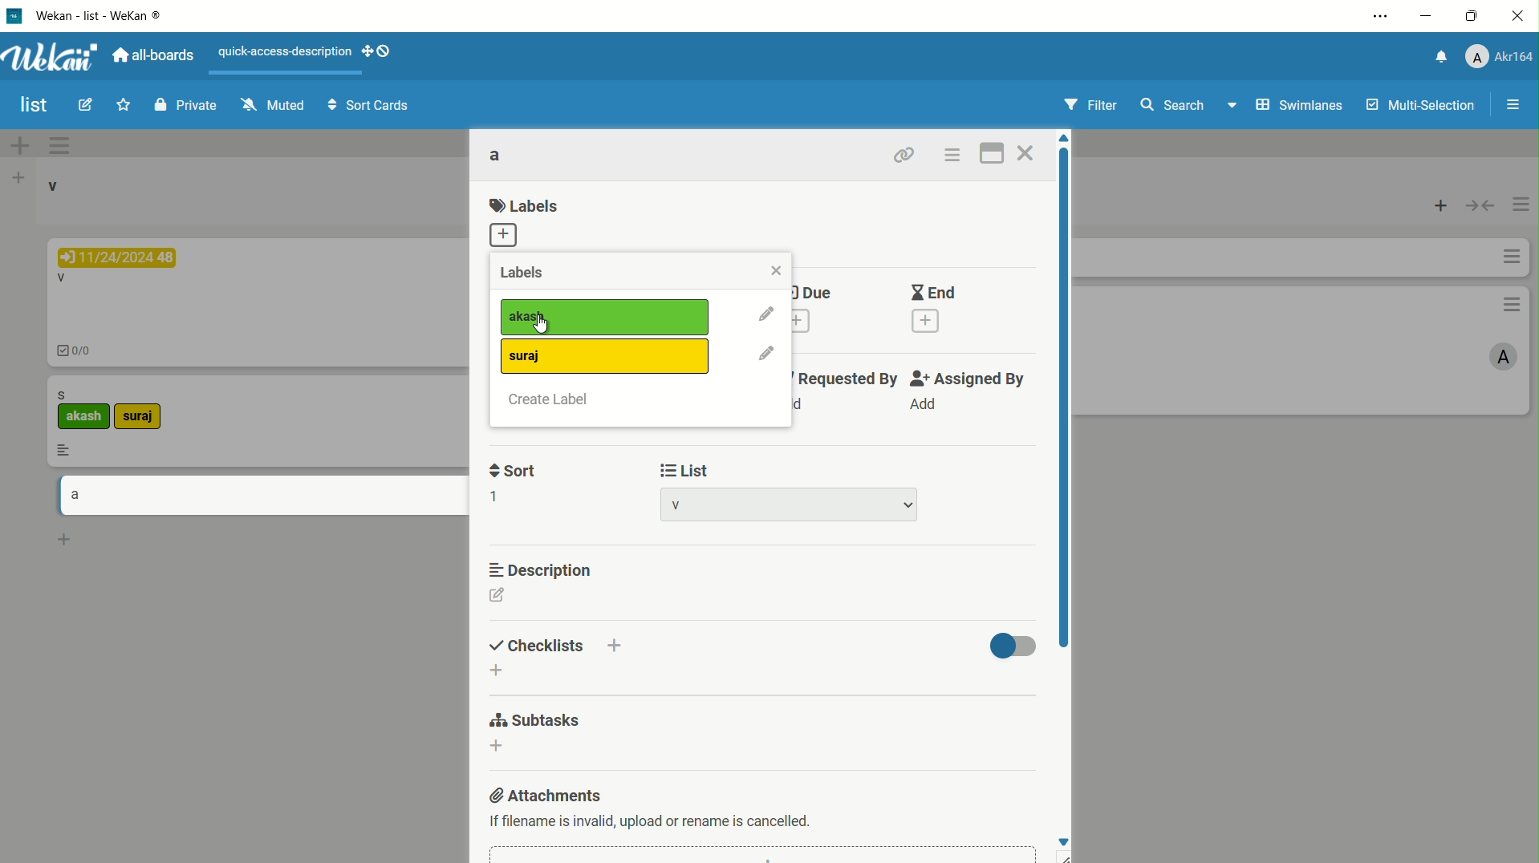 This screenshot has height=863, width=1539. What do you see at coordinates (1474, 19) in the screenshot?
I see `maximize` at bounding box center [1474, 19].